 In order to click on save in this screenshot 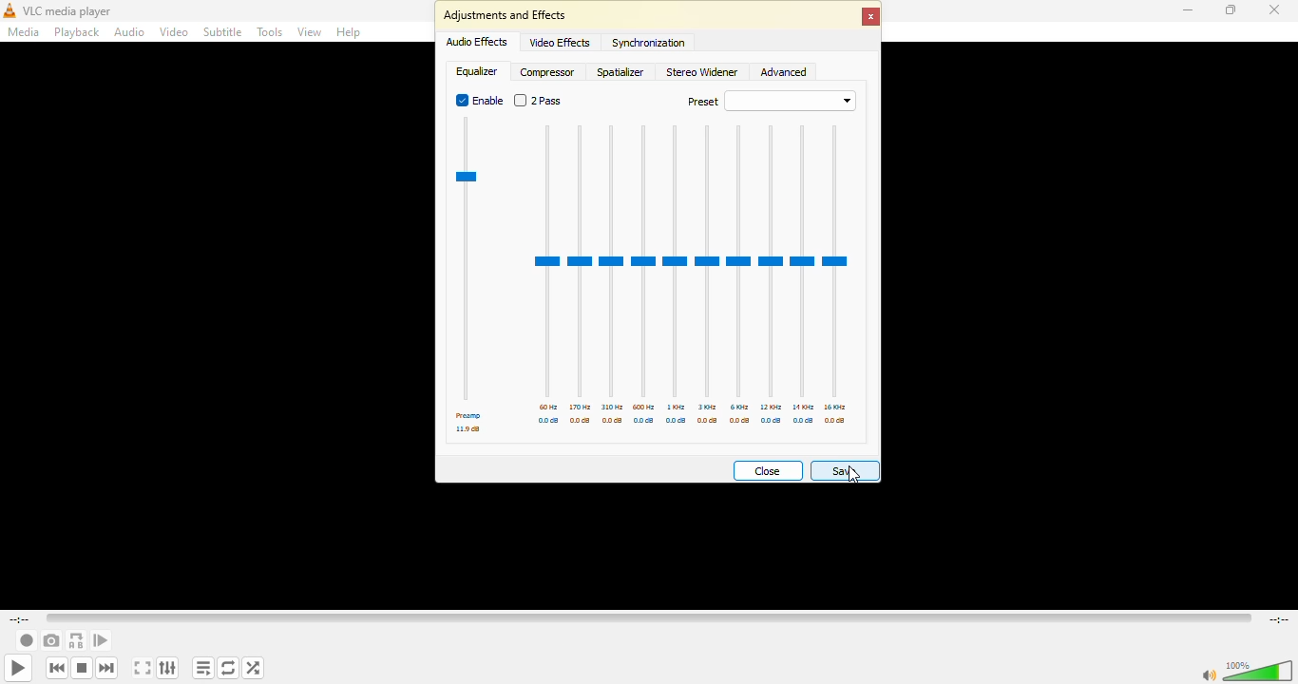, I will do `click(863, 474)`.